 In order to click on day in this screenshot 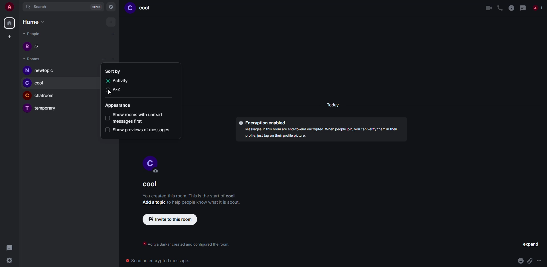, I will do `click(335, 105)`.